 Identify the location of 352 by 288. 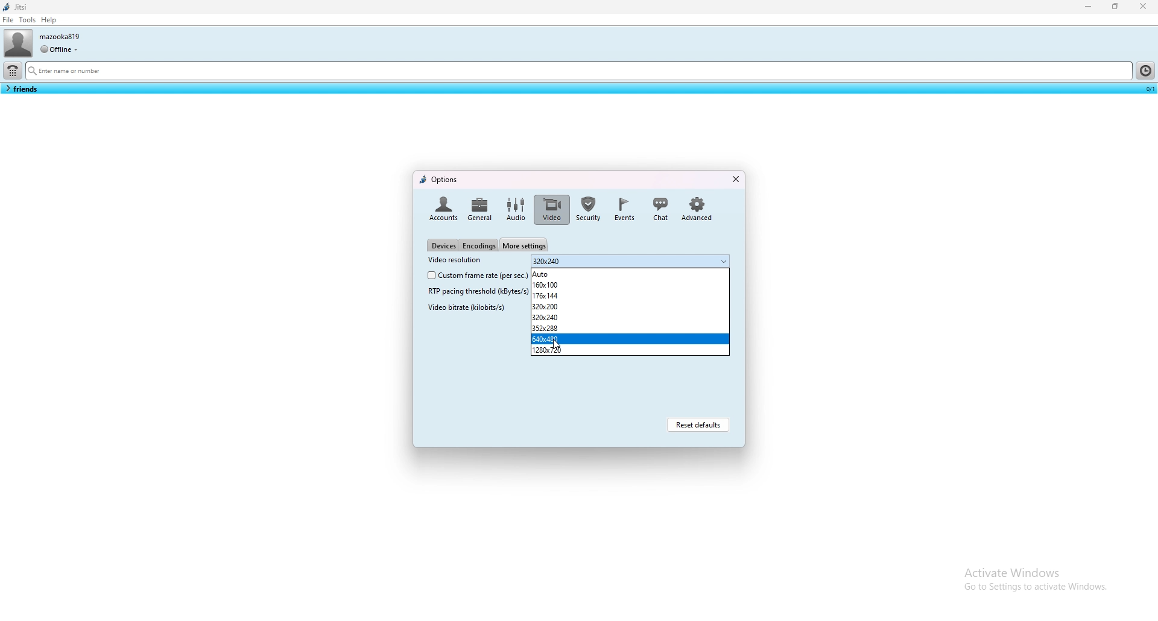
(630, 328).